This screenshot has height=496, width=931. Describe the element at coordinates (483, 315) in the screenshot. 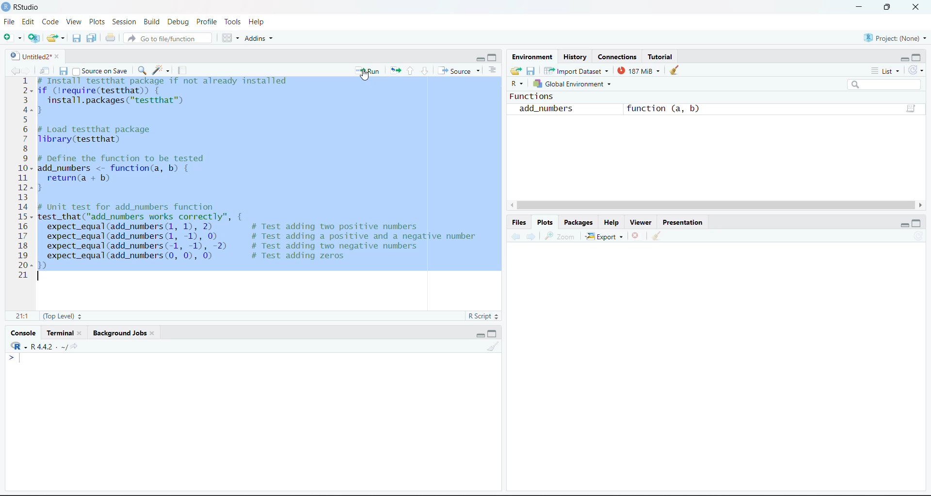

I see `R Script` at that location.